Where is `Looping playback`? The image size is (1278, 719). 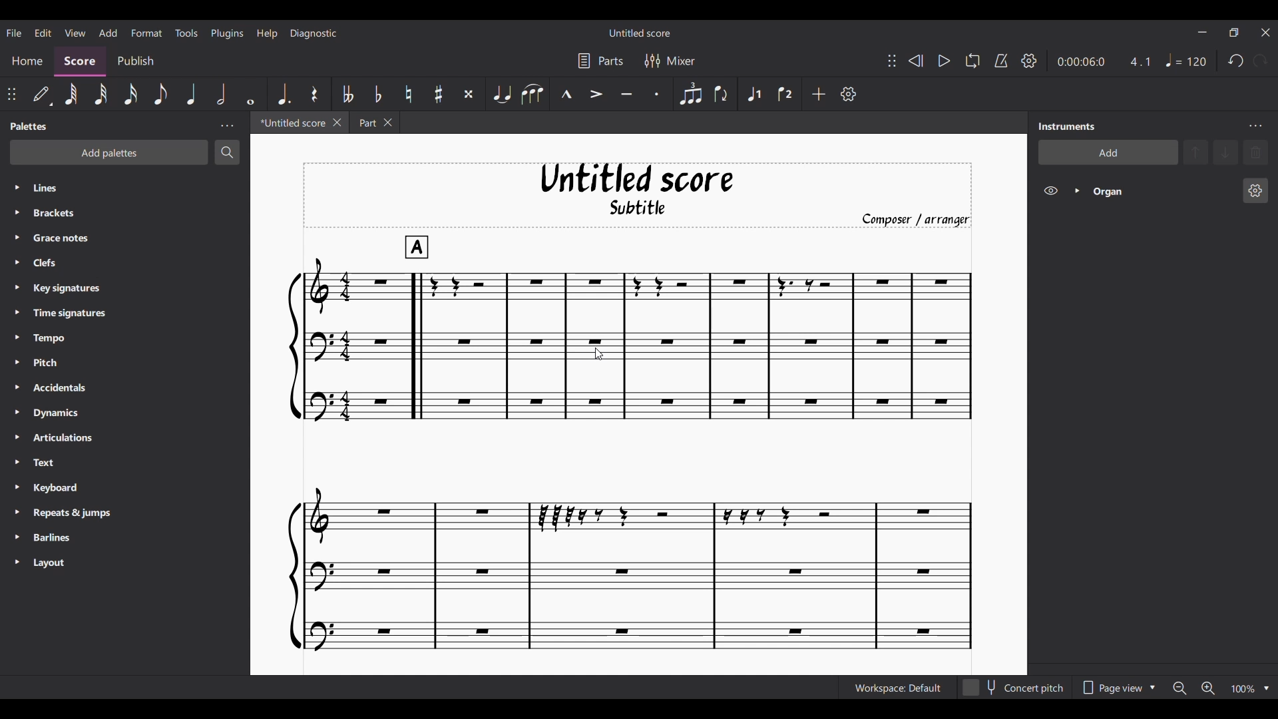 Looping playback is located at coordinates (972, 61).